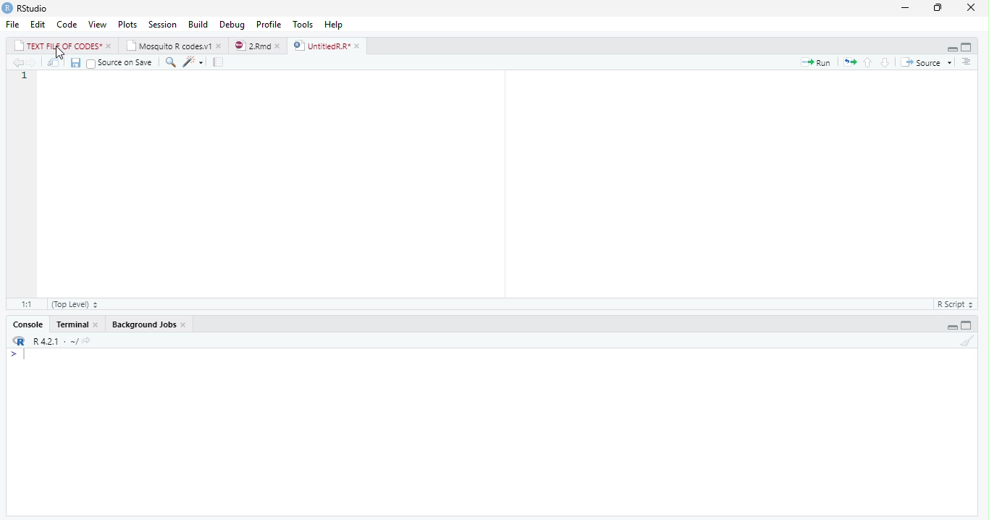 This screenshot has height=520, width=989. What do you see at coordinates (975, 7) in the screenshot?
I see `close` at bounding box center [975, 7].